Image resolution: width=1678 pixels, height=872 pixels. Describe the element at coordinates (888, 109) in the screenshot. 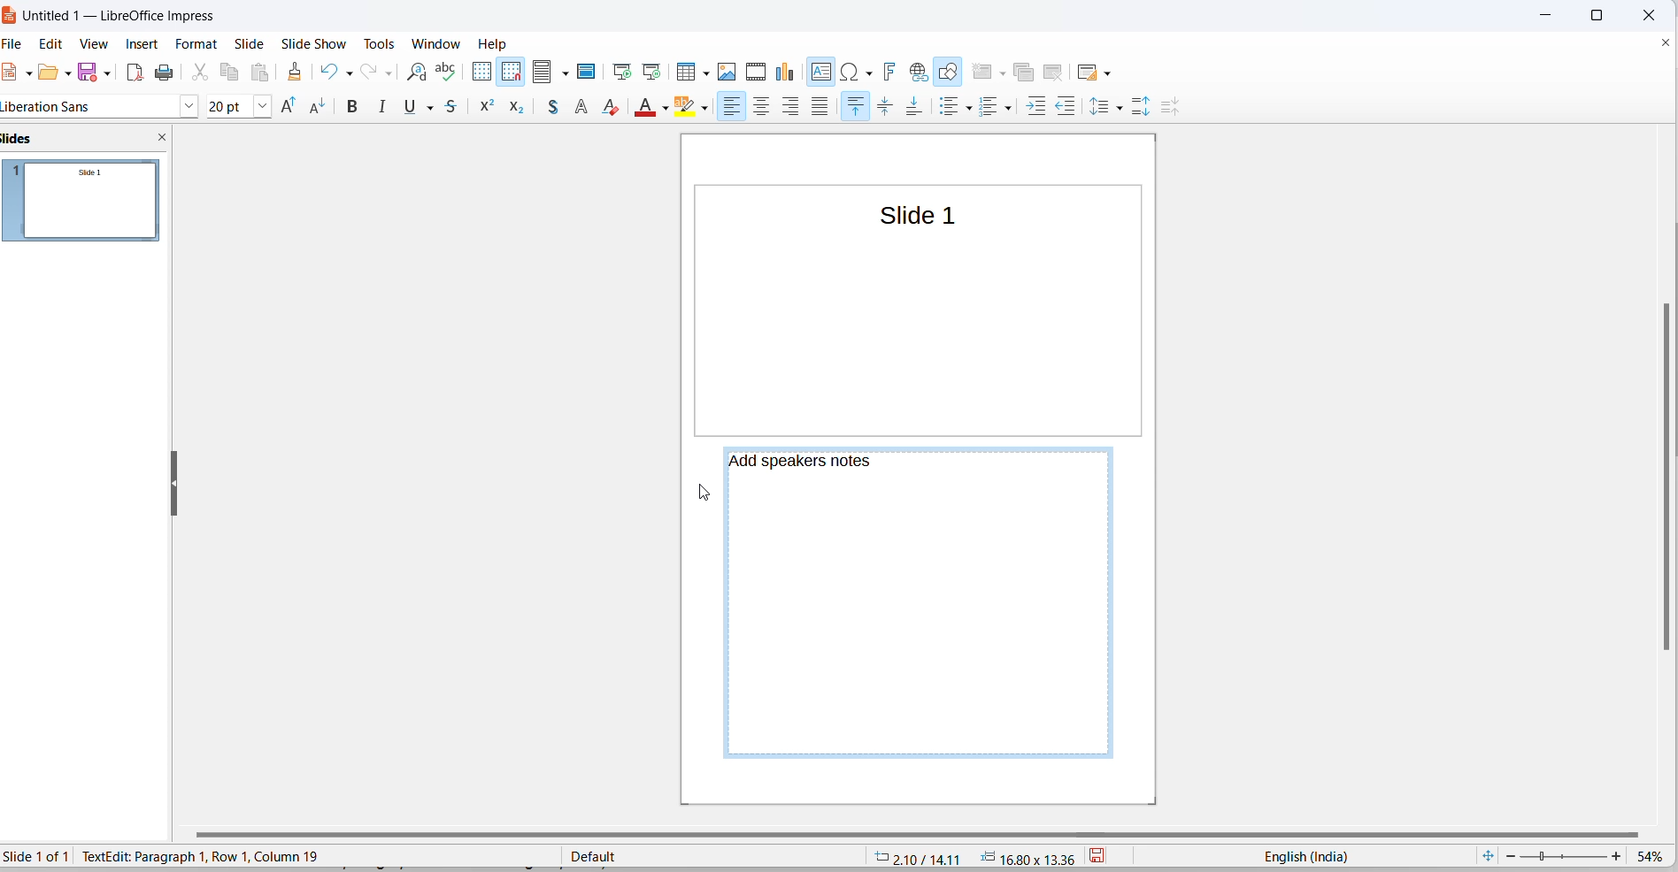

I see `filters options` at that location.